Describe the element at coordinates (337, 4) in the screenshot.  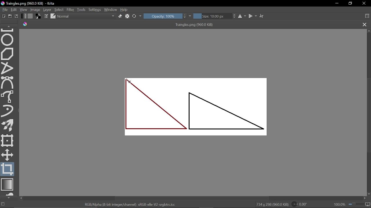
I see `Minimize` at that location.